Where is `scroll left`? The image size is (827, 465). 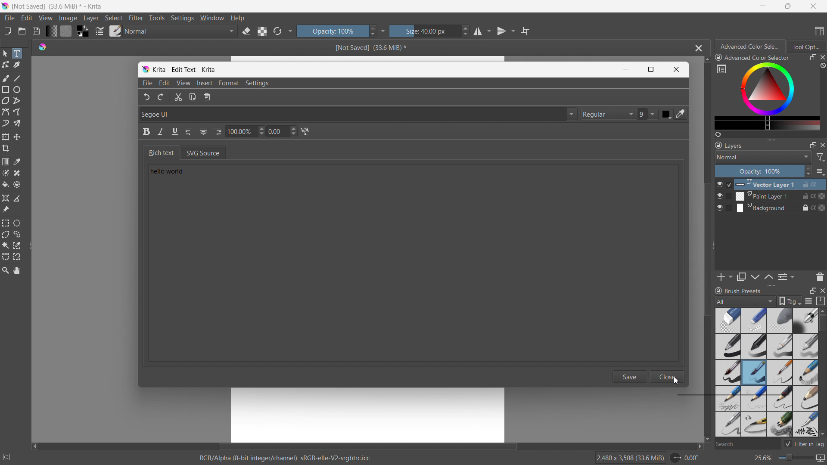 scroll left is located at coordinates (35, 444).